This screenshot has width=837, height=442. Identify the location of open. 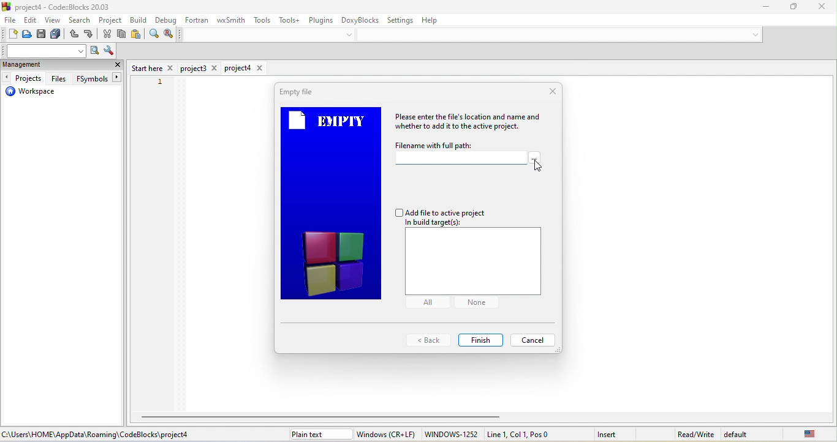
(28, 36).